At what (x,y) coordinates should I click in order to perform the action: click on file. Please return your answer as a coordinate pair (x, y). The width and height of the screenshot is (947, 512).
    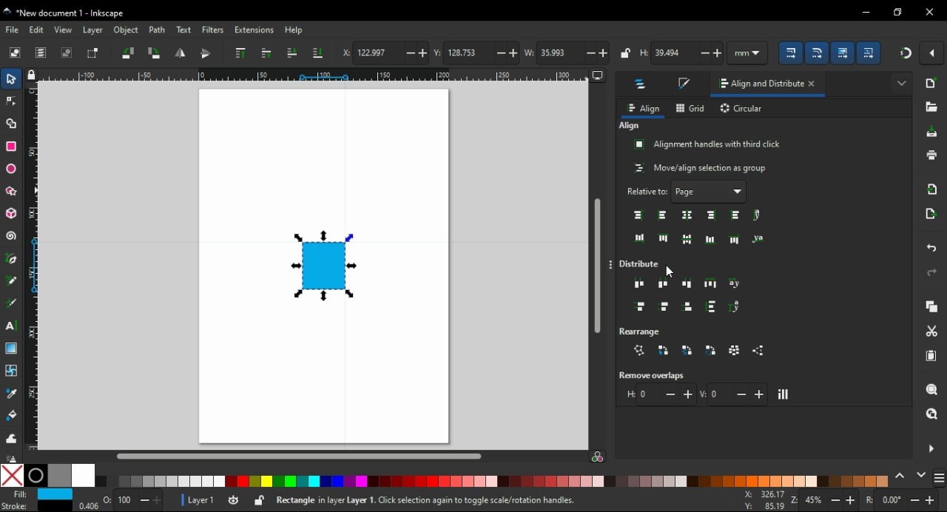
    Looking at the image, I should click on (13, 30).